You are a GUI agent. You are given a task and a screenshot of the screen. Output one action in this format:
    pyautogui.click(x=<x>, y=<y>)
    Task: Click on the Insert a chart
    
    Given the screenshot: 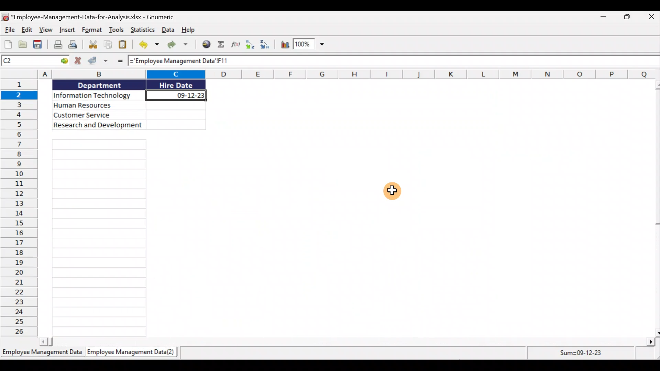 What is the action you would take?
    pyautogui.click(x=285, y=44)
    